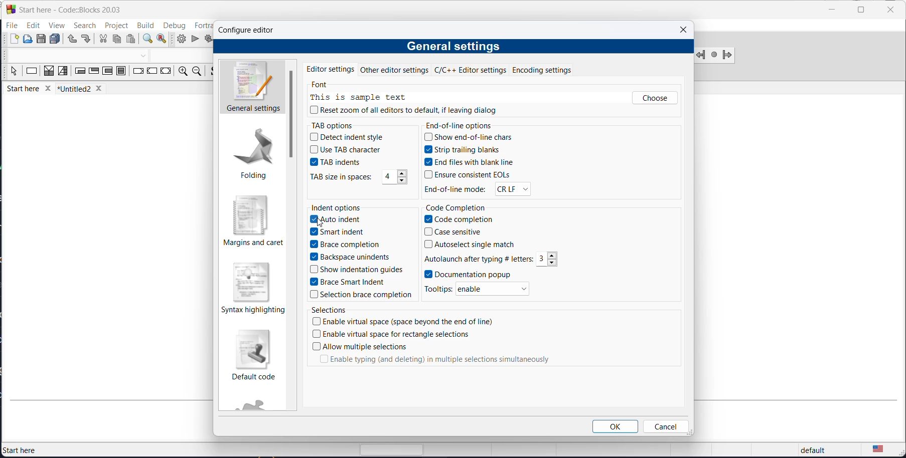  I want to click on copy, so click(116, 40).